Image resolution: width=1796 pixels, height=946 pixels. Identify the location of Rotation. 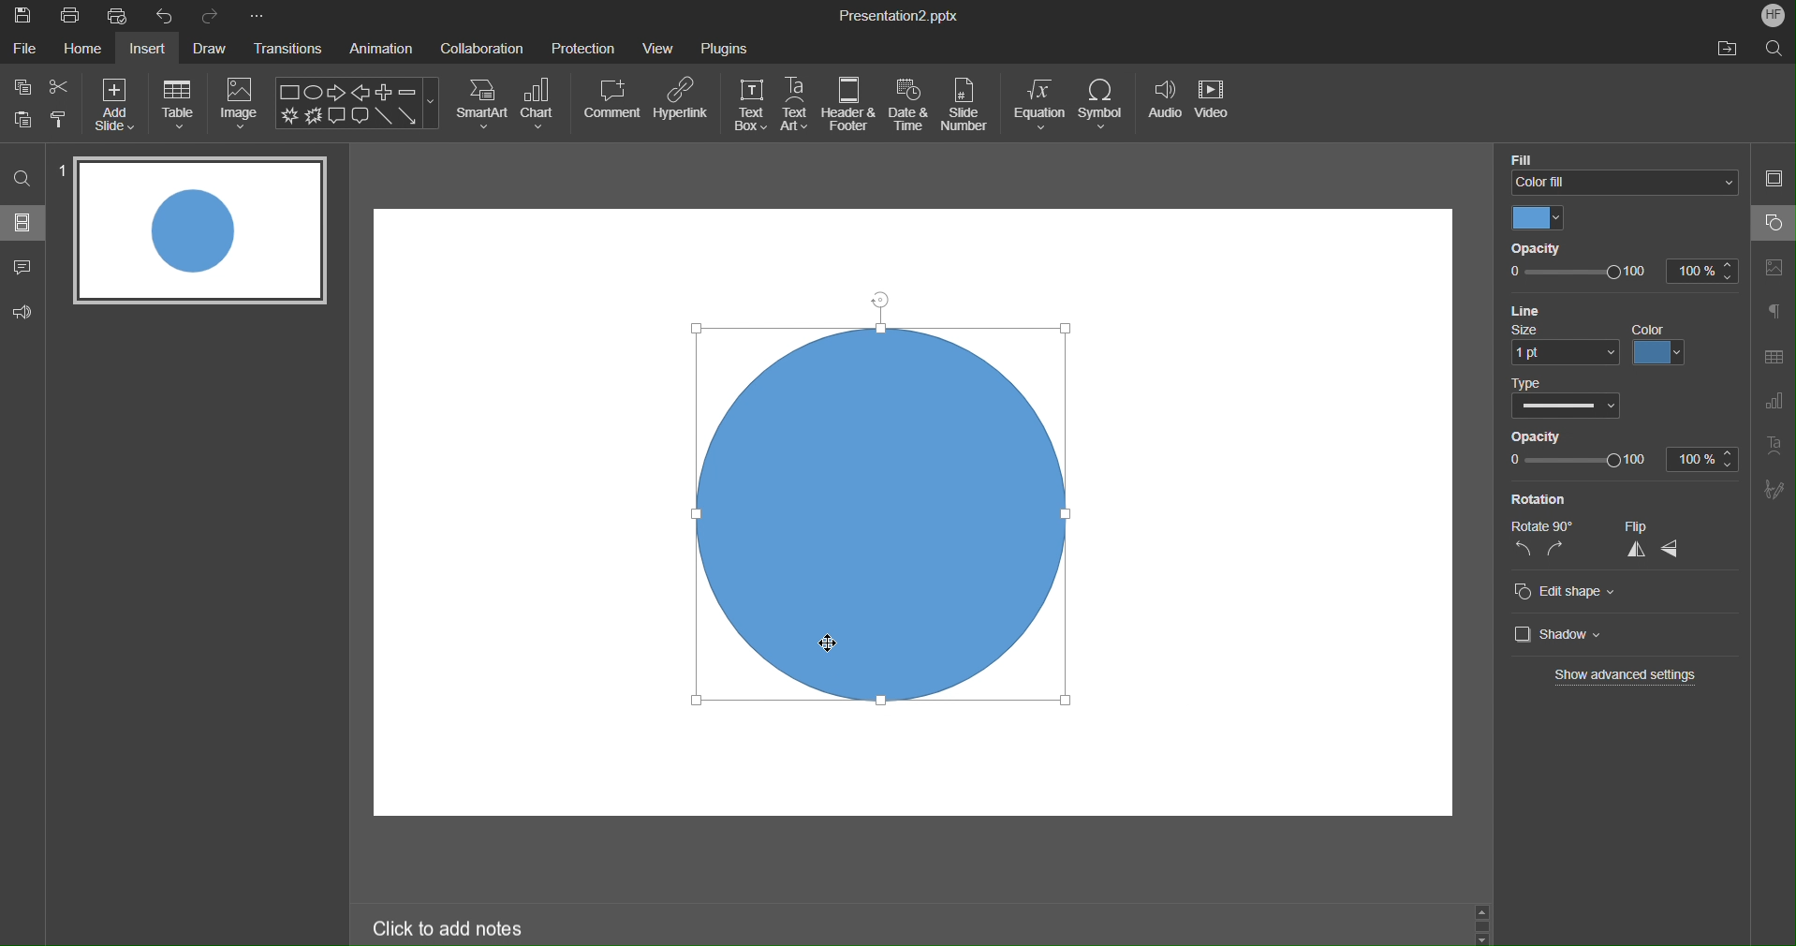
(1538, 498).